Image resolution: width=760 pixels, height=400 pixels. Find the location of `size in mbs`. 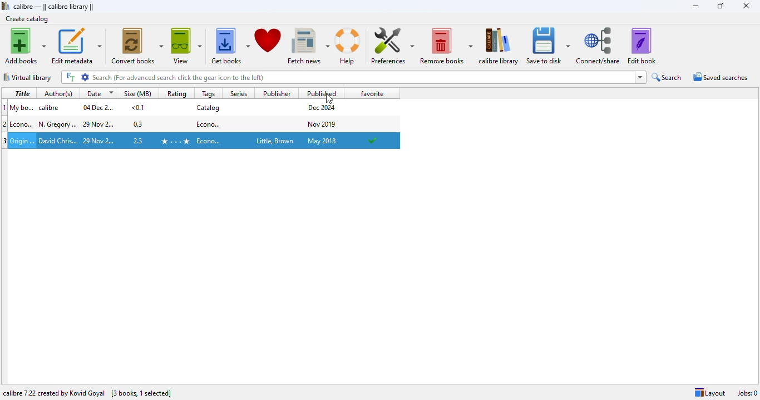

size in mbs is located at coordinates (140, 107).